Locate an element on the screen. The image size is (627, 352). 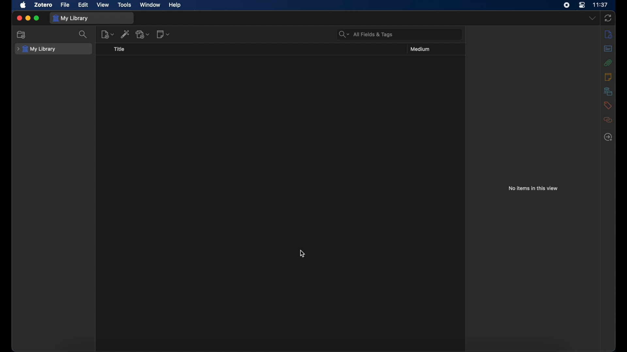
tags is located at coordinates (608, 105).